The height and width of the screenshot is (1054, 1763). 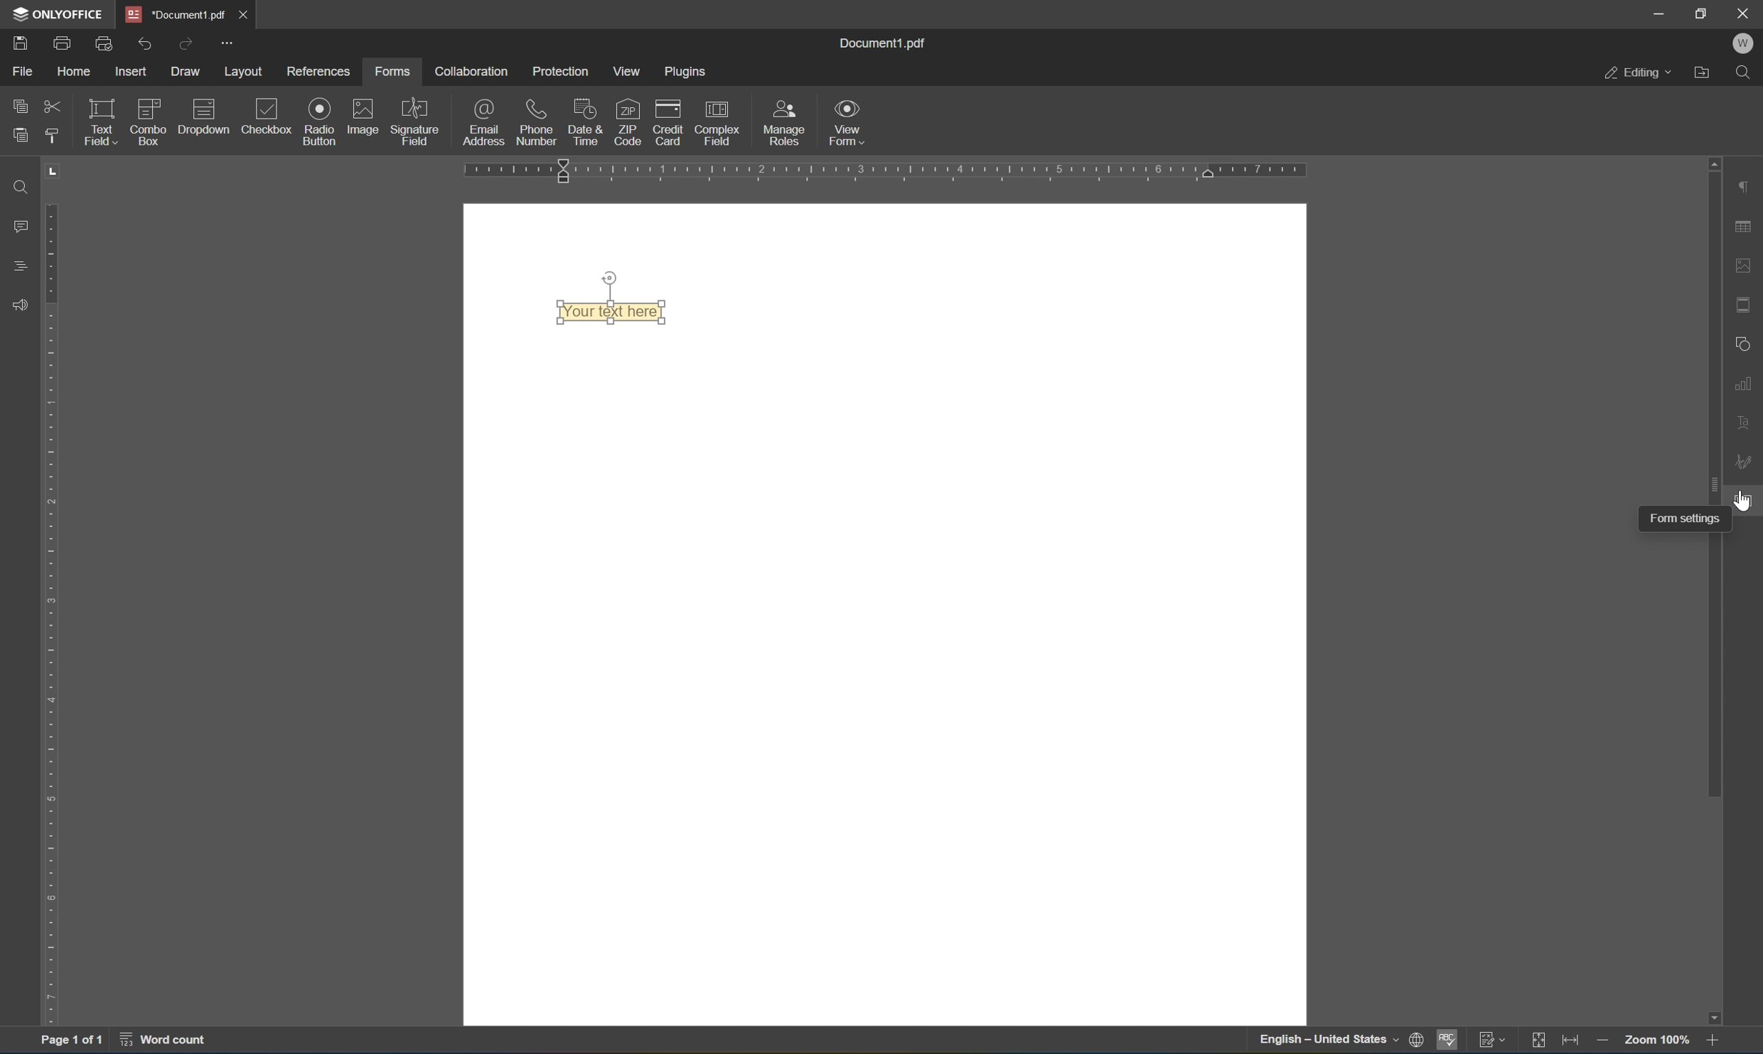 What do you see at coordinates (1660, 1040) in the screenshot?
I see `zoom out` at bounding box center [1660, 1040].